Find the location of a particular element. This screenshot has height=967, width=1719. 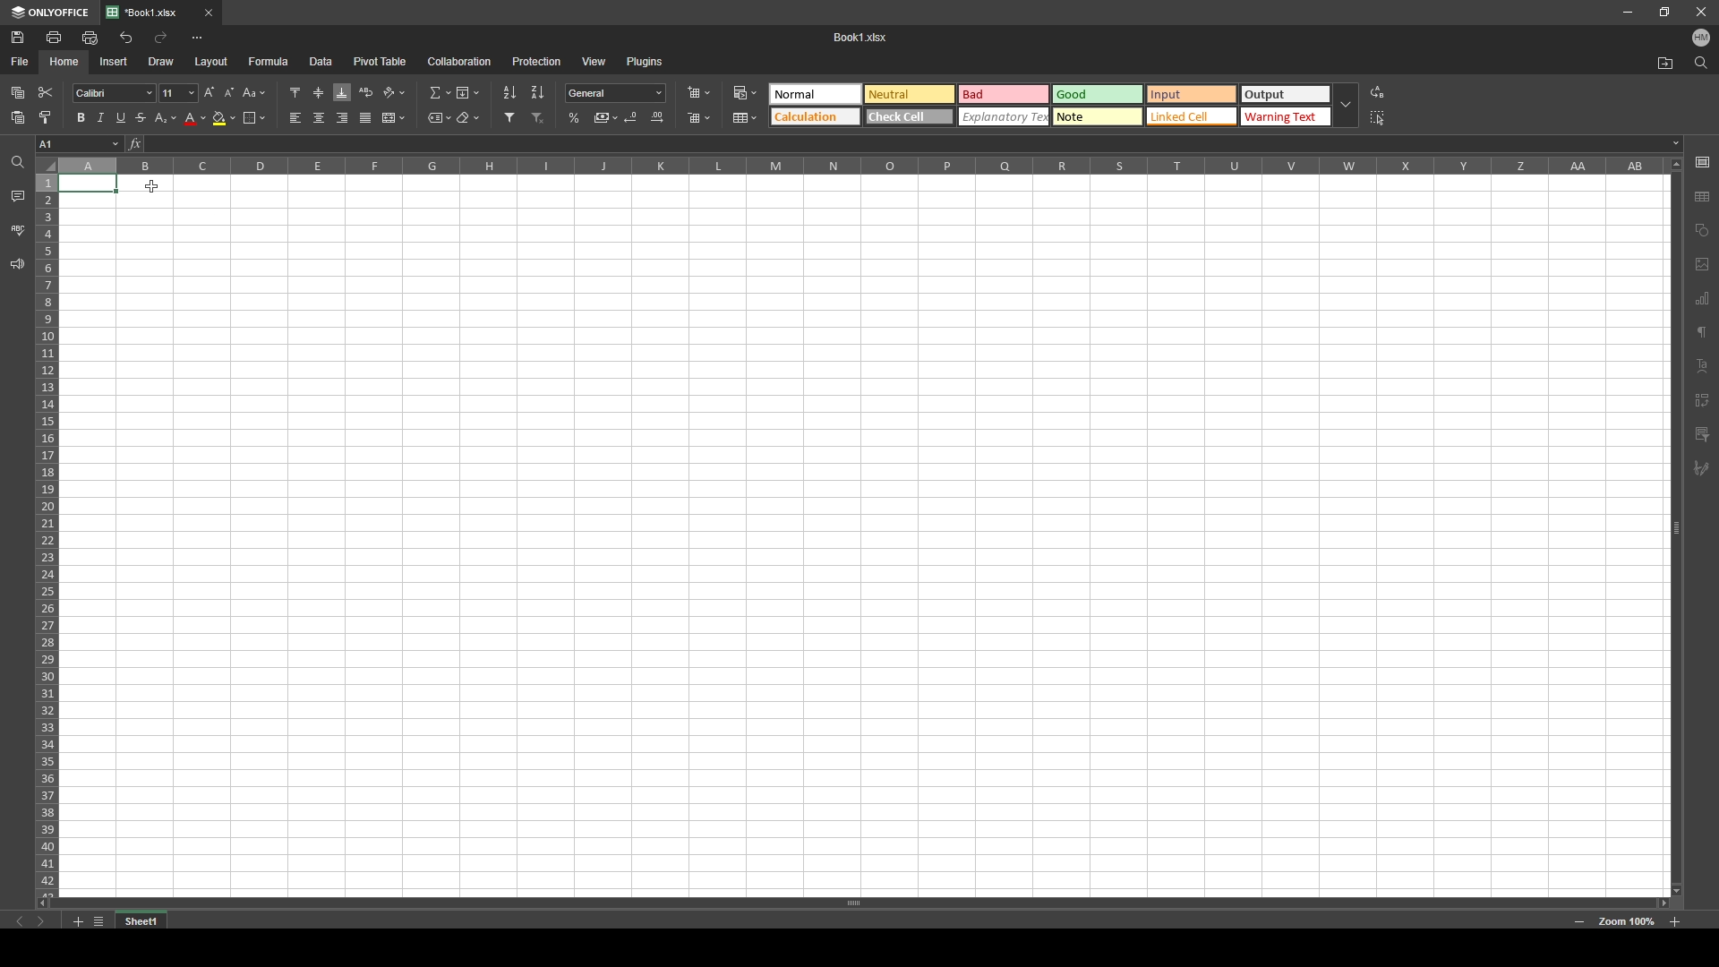

zoom in is located at coordinates (1674, 921).